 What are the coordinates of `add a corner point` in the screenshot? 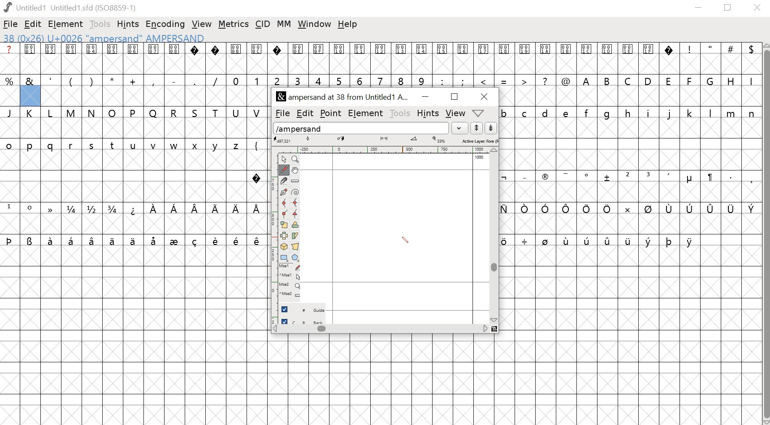 It's located at (284, 215).